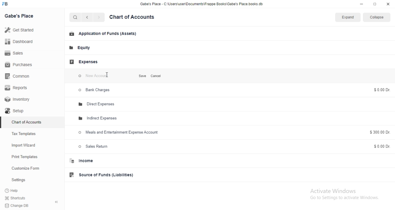 Image resolution: width=395 pixels, height=210 pixels. I want to click on Source of Funds (Liabilities), so click(103, 175).